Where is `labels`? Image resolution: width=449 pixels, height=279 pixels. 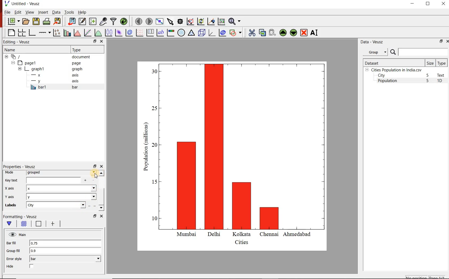 labels is located at coordinates (12, 206).